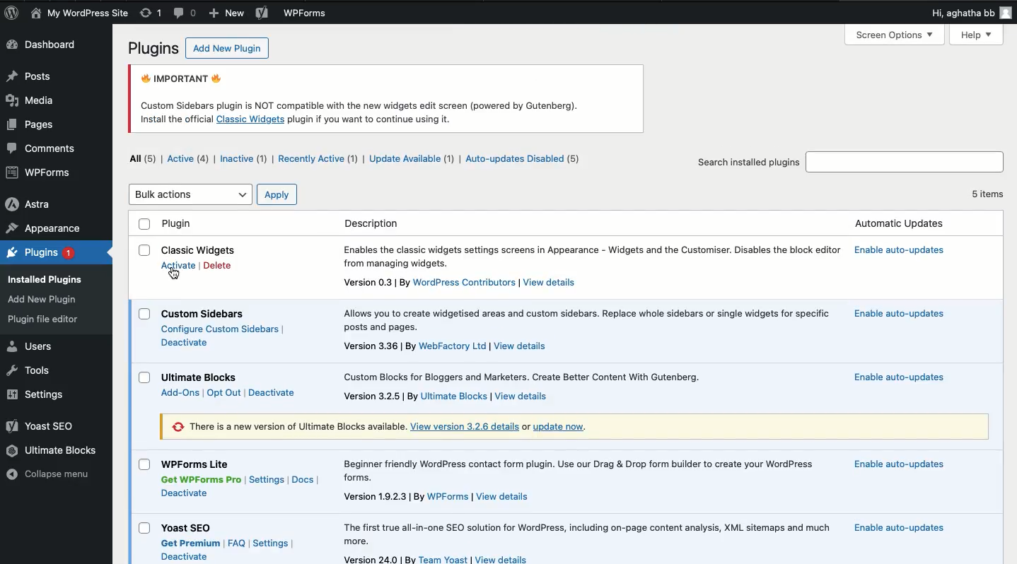 The width and height of the screenshot is (1017, 564). Describe the element at coordinates (566, 427) in the screenshot. I see `update now` at that location.